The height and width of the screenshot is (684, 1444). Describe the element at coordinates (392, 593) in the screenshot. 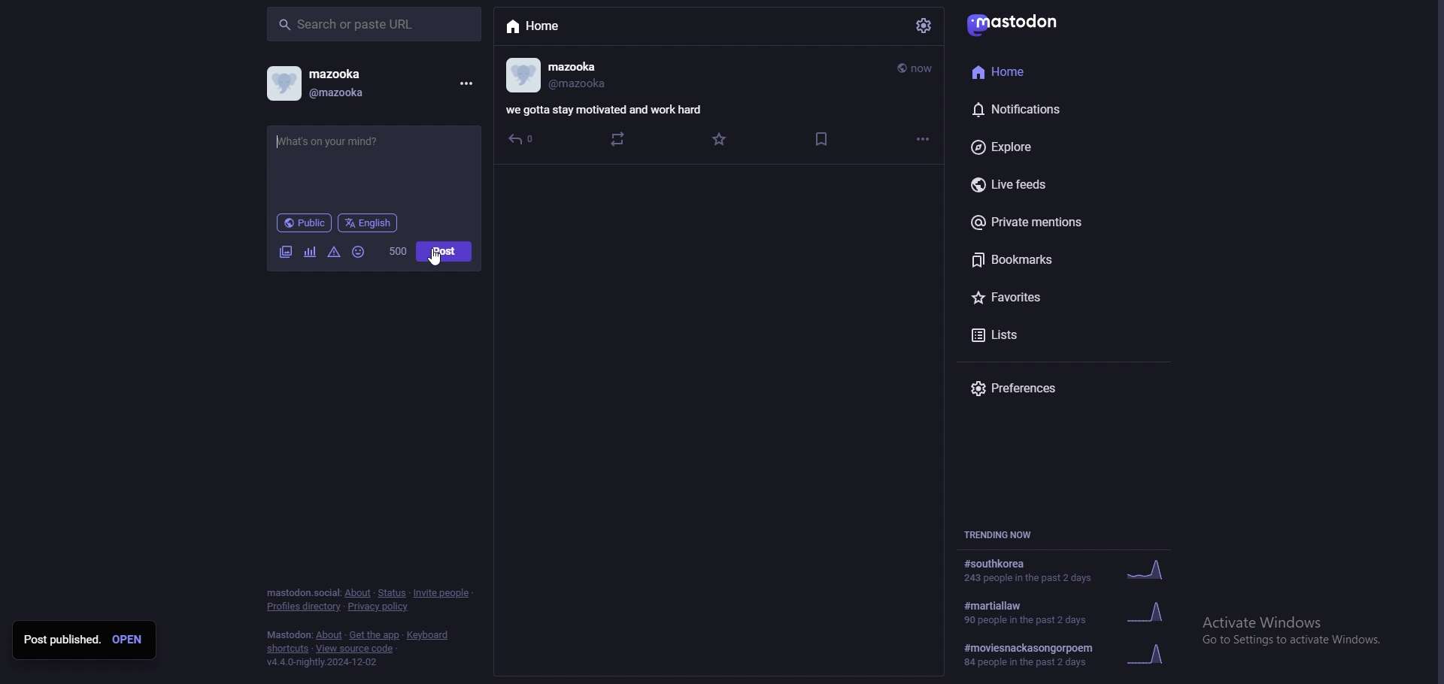

I see `status` at that location.